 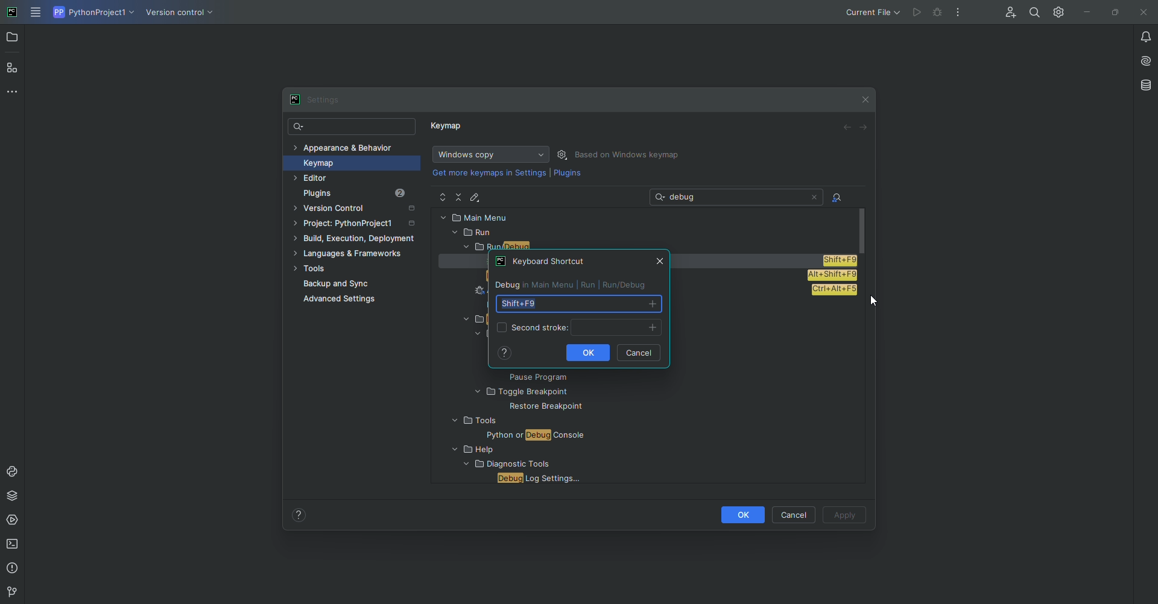 What do you see at coordinates (1142, 13) in the screenshot?
I see `Close` at bounding box center [1142, 13].